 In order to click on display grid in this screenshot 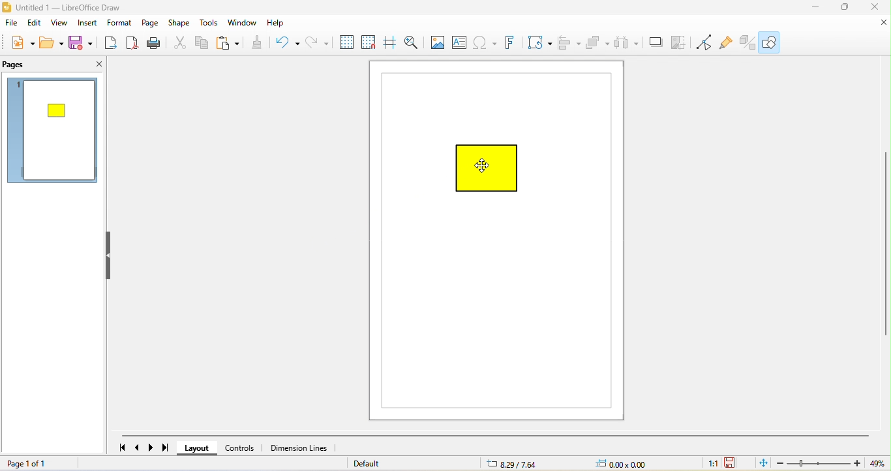, I will do `click(346, 41)`.